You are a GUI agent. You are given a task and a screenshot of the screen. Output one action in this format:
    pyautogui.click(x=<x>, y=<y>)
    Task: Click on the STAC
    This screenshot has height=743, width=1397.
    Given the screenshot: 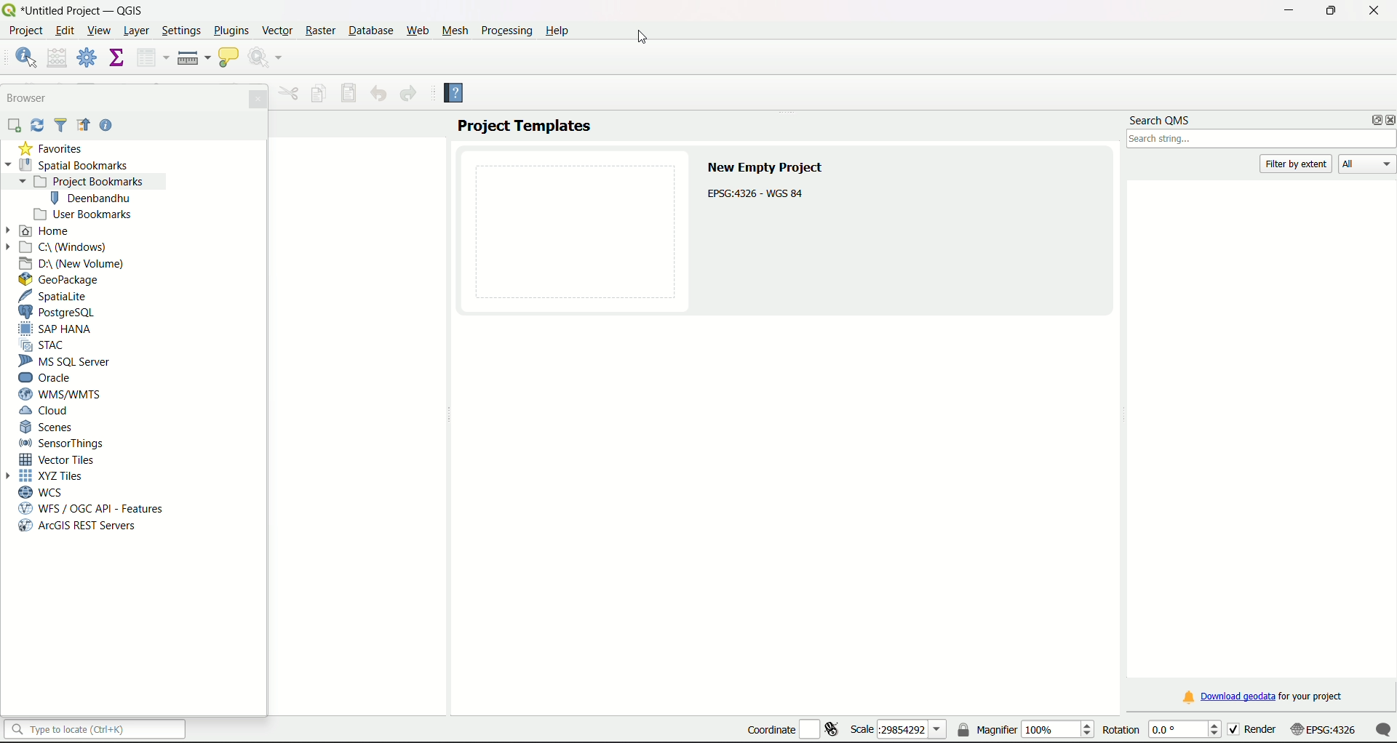 What is the action you would take?
    pyautogui.click(x=45, y=342)
    